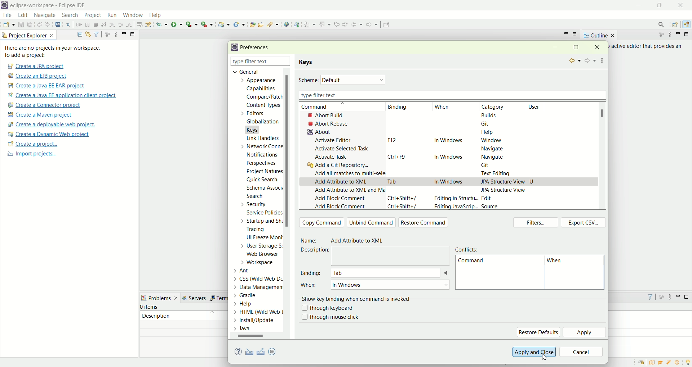  I want to click on suspend, so click(88, 25).